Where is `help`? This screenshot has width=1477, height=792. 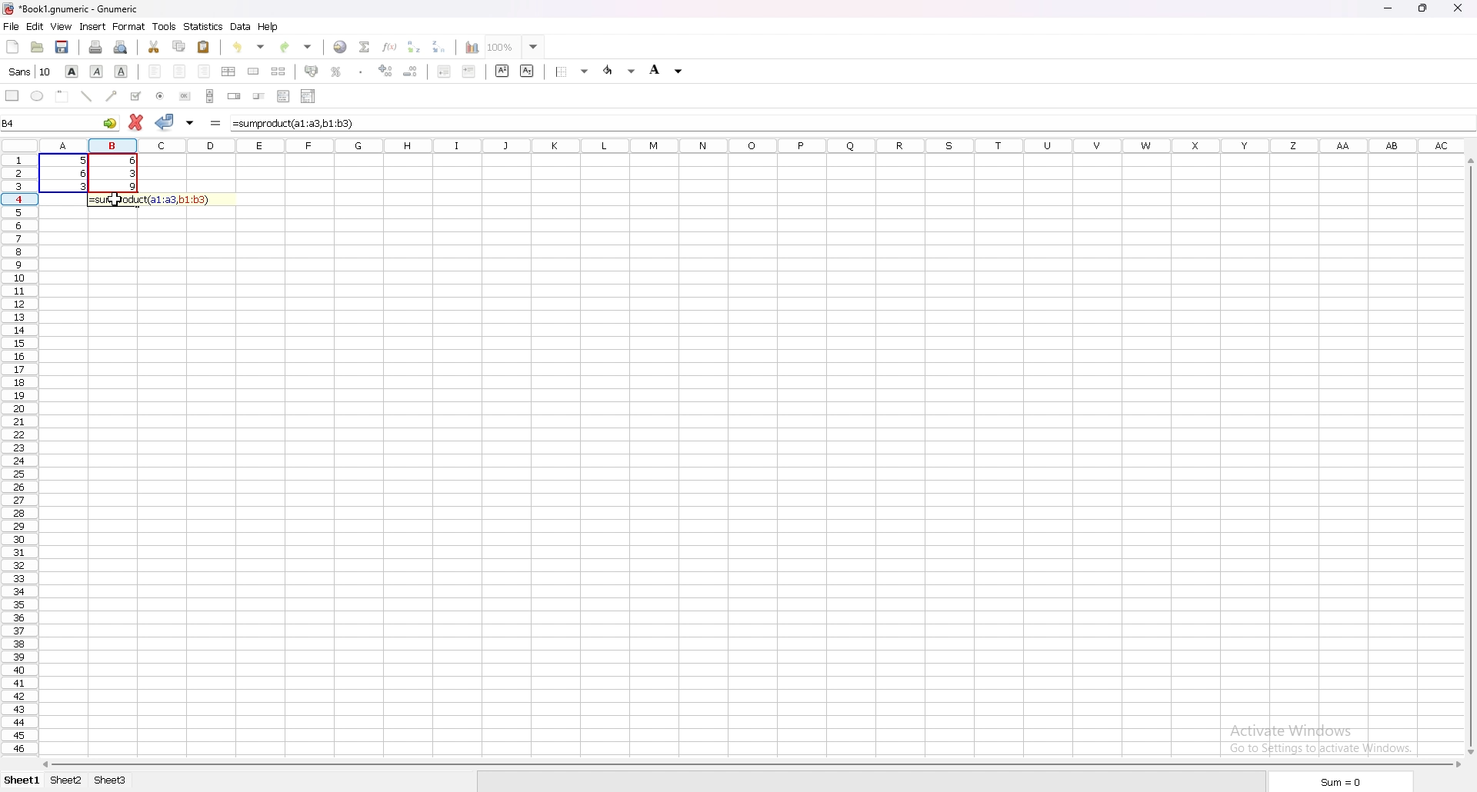
help is located at coordinates (268, 27).